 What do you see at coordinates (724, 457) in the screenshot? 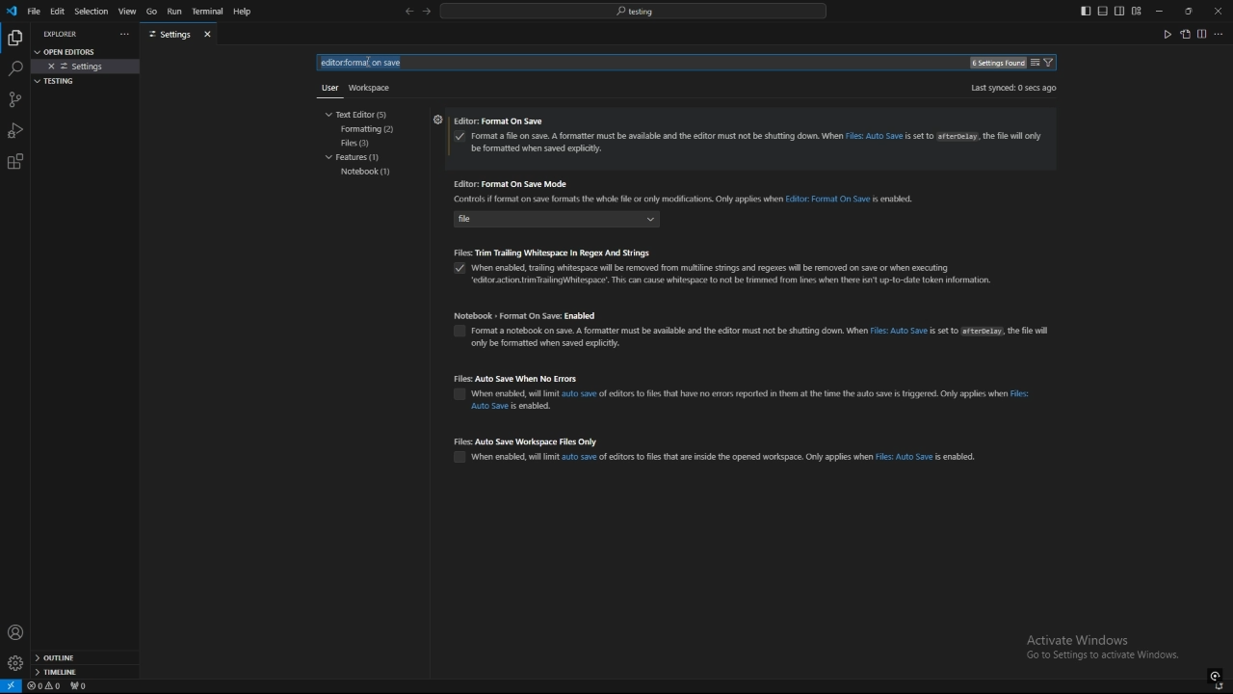
I see `files auto save workspace files only informations` at bounding box center [724, 457].